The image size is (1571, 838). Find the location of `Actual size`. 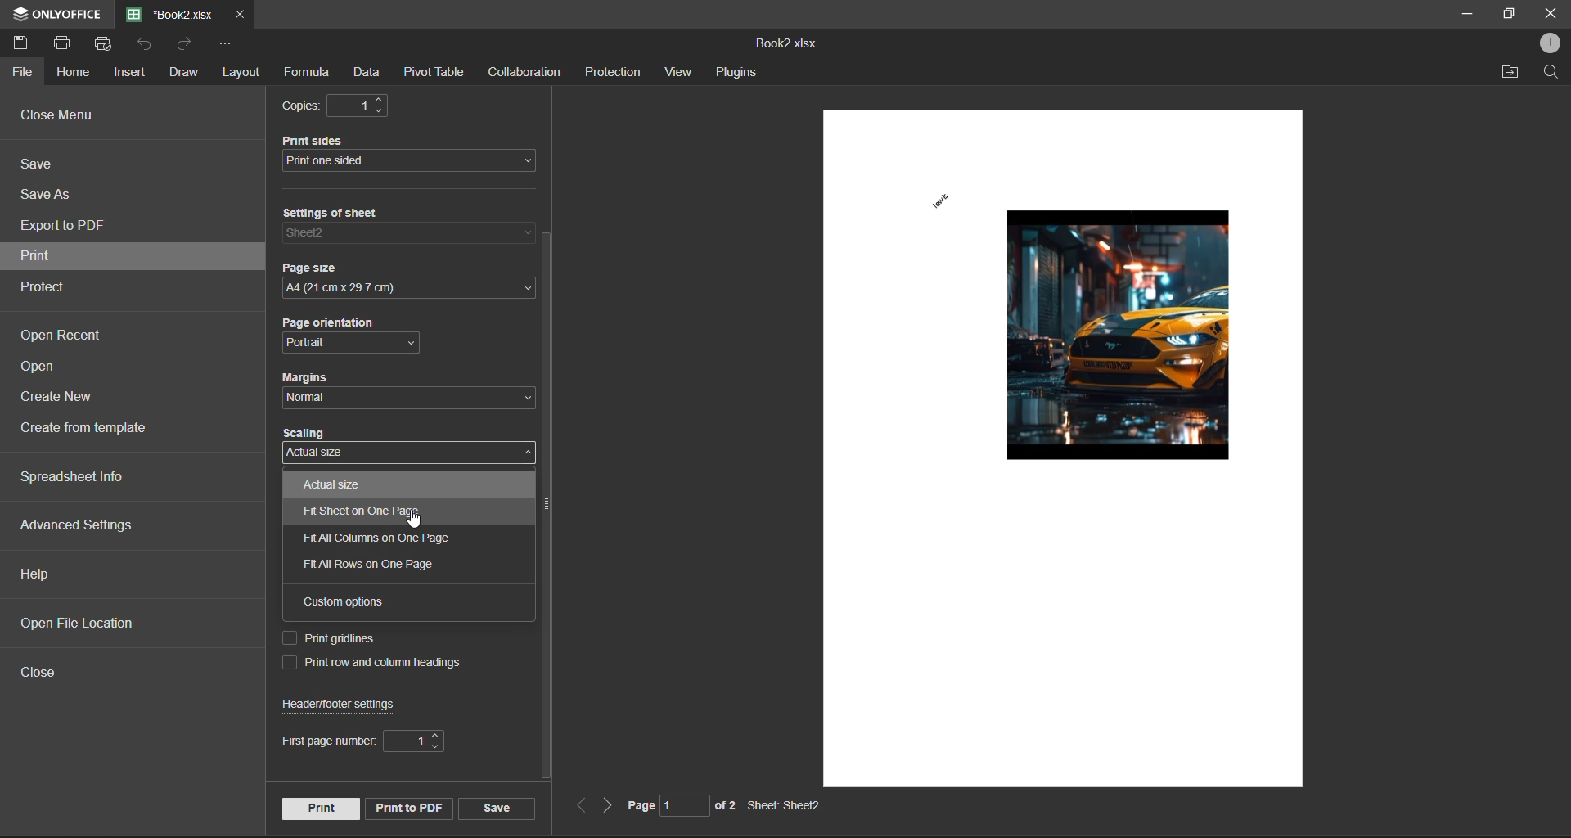

Actual size is located at coordinates (313, 453).